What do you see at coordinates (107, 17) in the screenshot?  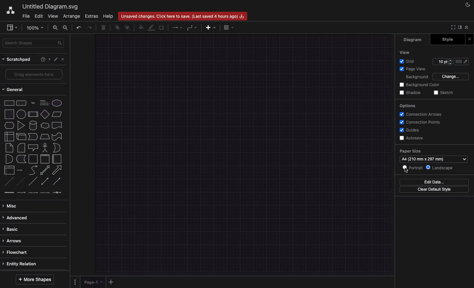 I see `Help` at bounding box center [107, 17].